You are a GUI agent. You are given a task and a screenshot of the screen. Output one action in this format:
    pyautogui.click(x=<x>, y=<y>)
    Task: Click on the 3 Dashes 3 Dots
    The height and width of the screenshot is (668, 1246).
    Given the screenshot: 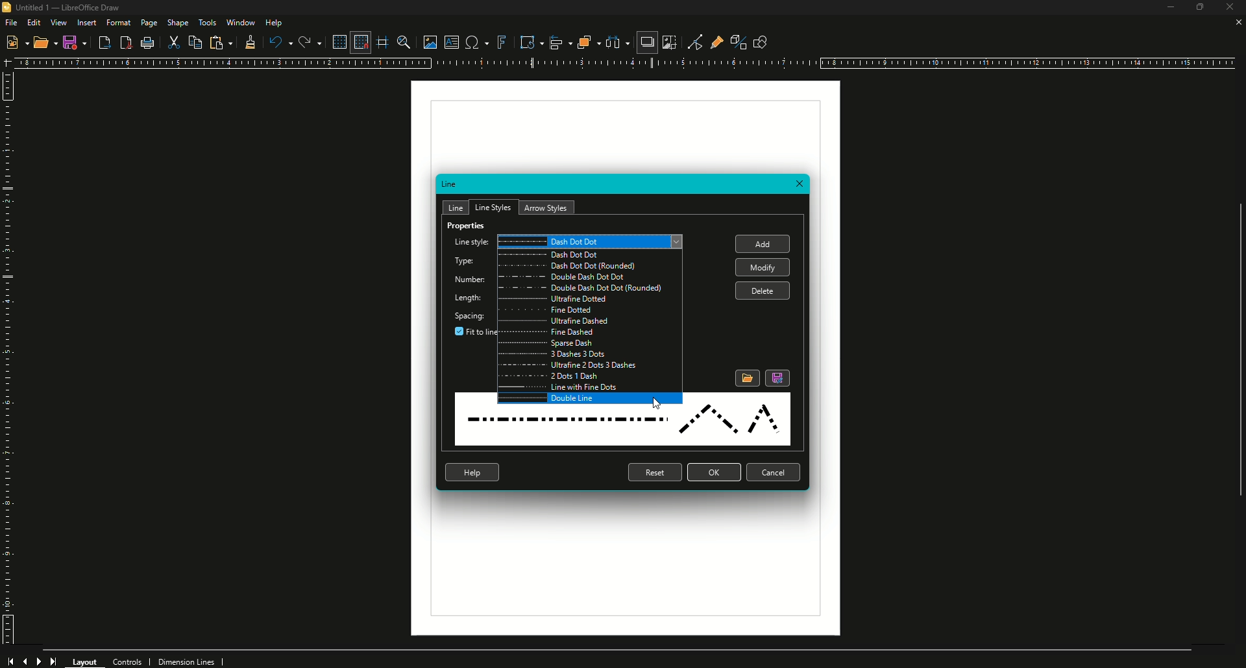 What is the action you would take?
    pyautogui.click(x=590, y=355)
    